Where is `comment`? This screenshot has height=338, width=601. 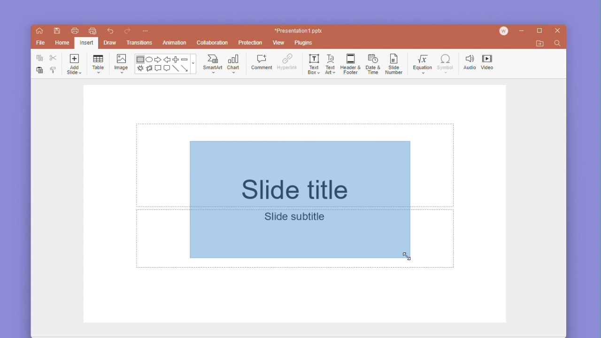
comment is located at coordinates (262, 62).